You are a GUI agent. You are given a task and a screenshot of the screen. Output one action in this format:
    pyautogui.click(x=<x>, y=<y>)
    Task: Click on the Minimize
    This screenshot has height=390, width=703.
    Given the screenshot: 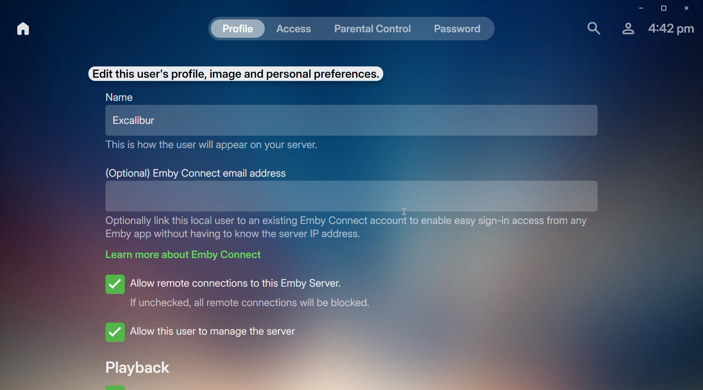 What is the action you would take?
    pyautogui.click(x=638, y=9)
    